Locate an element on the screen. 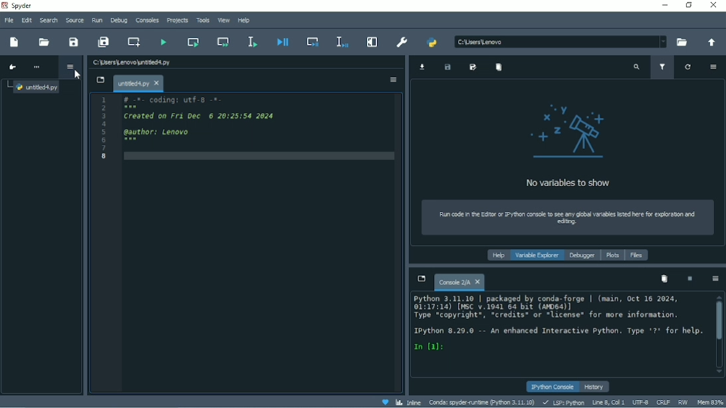 This screenshot has height=408, width=726. Open file is located at coordinates (44, 43).